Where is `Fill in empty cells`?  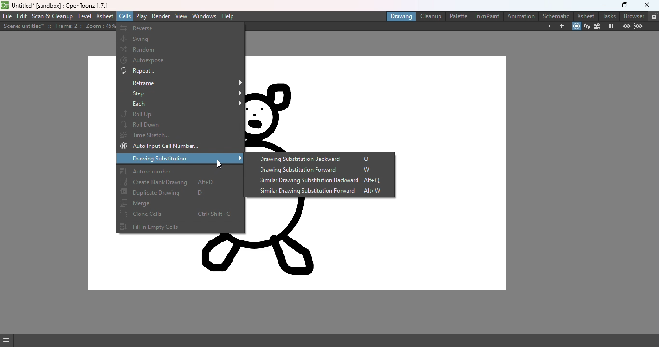
Fill in empty cells is located at coordinates (179, 227).